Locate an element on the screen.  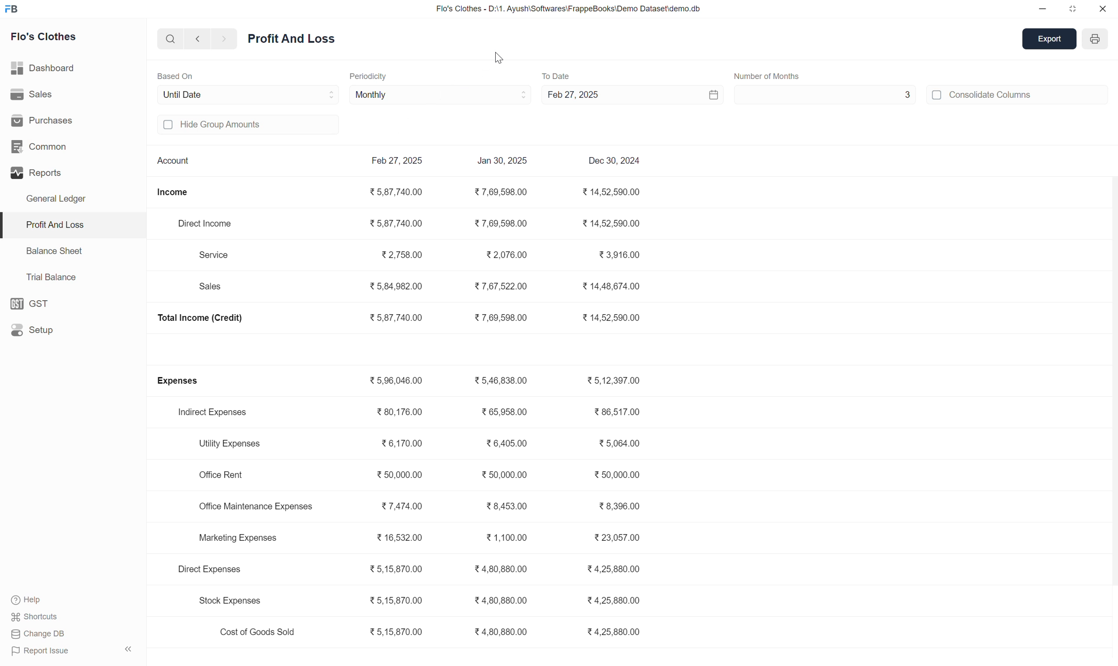
₹7,69,598.00 is located at coordinates (499, 320).